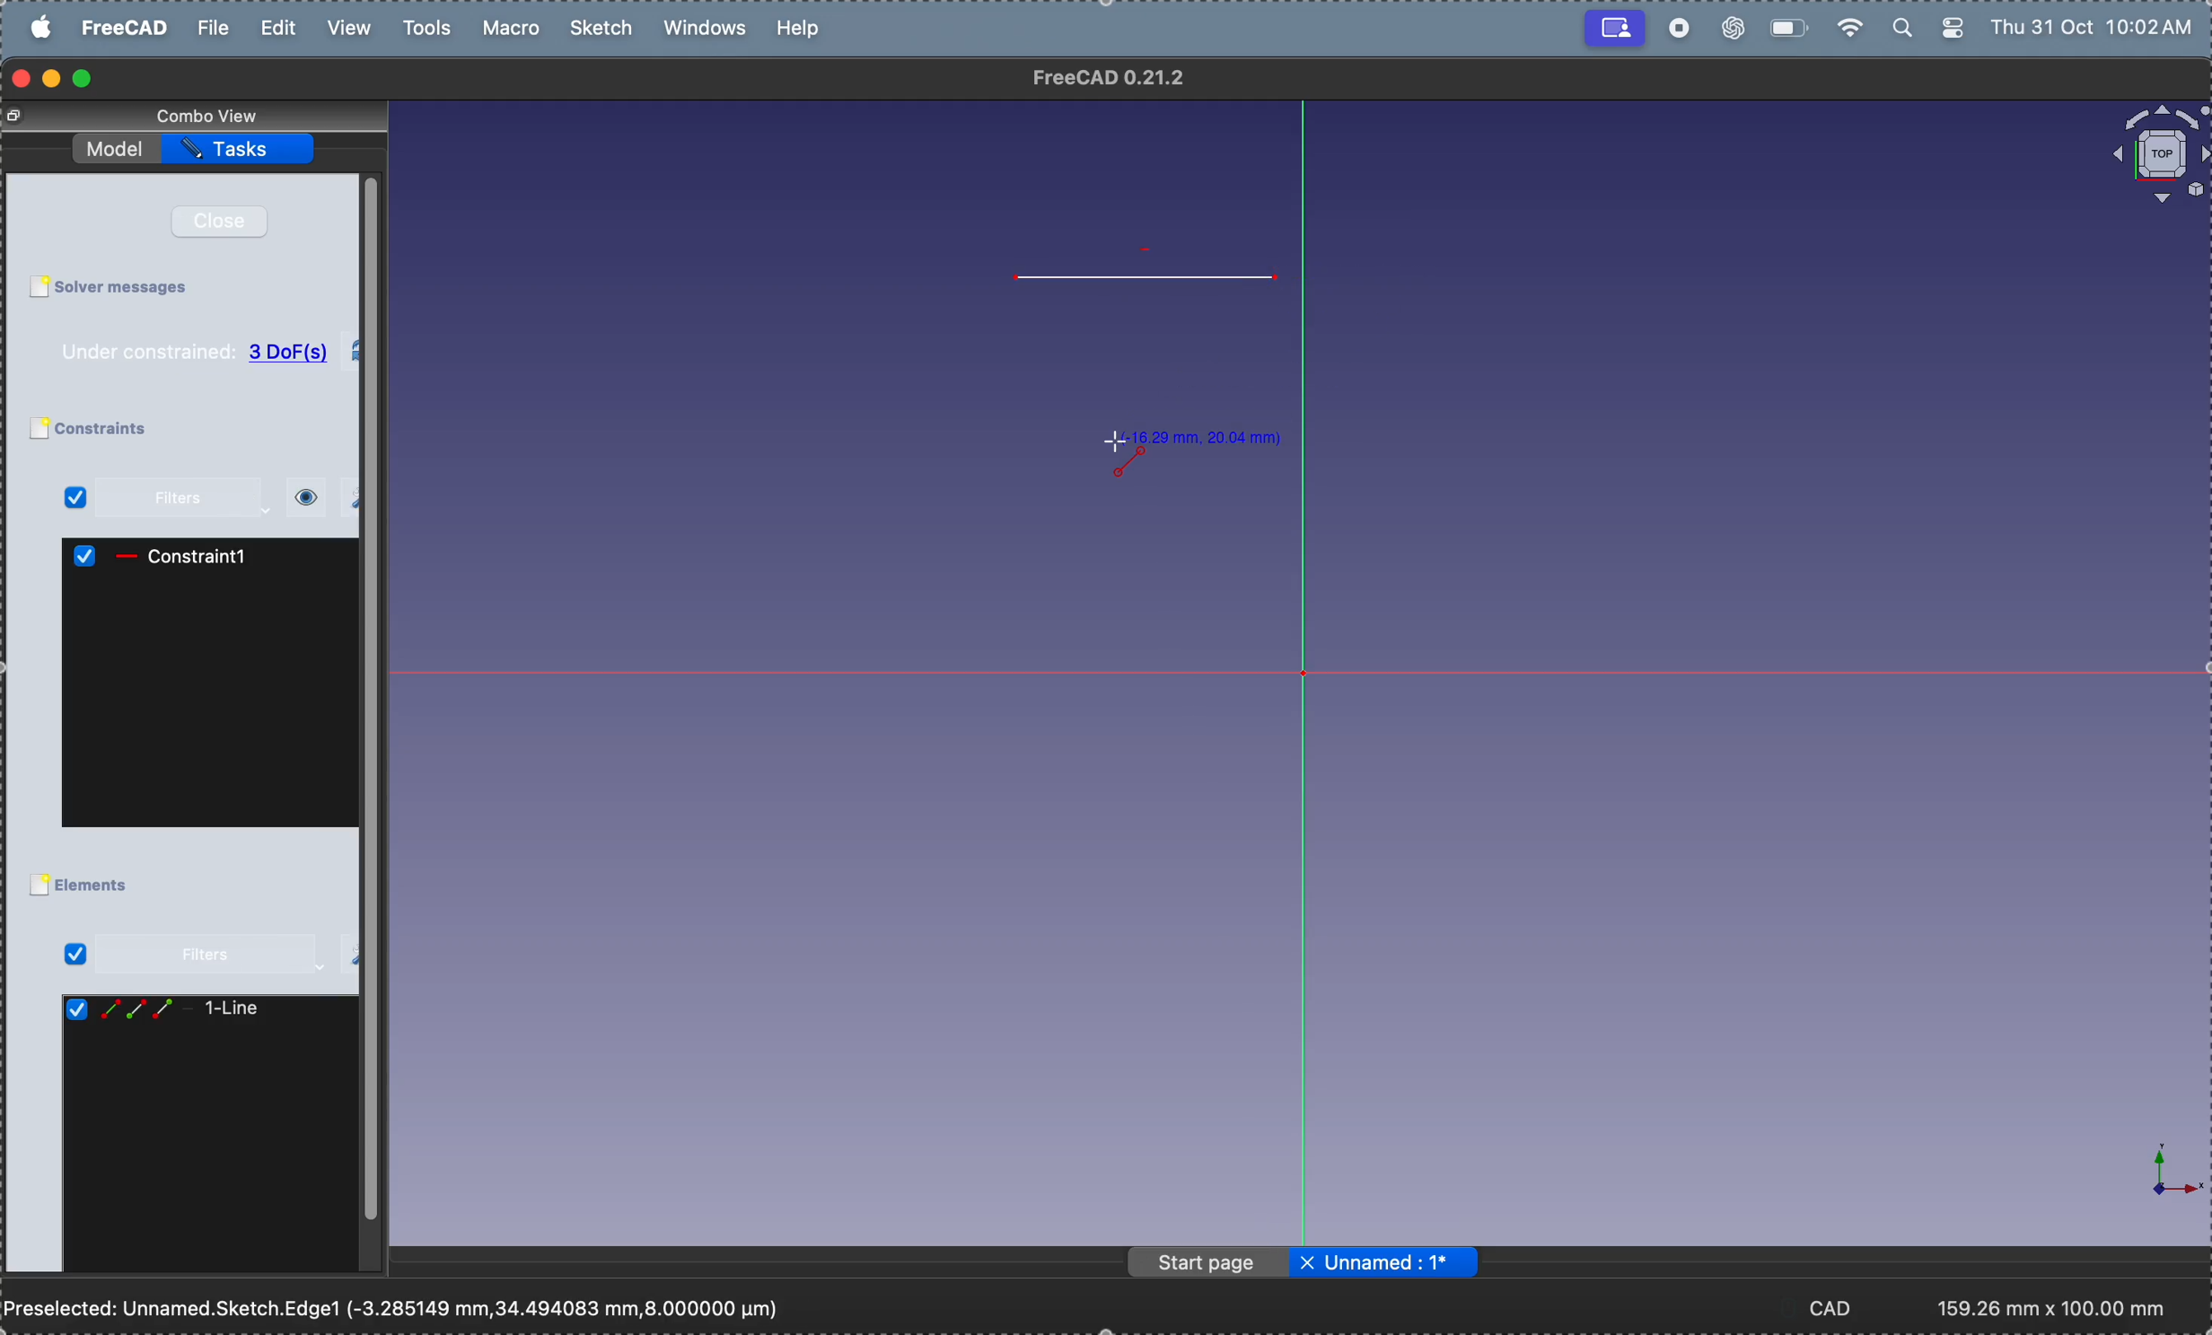 Image resolution: width=2212 pixels, height=1335 pixels. What do you see at coordinates (304, 498) in the screenshot?
I see `view` at bounding box center [304, 498].